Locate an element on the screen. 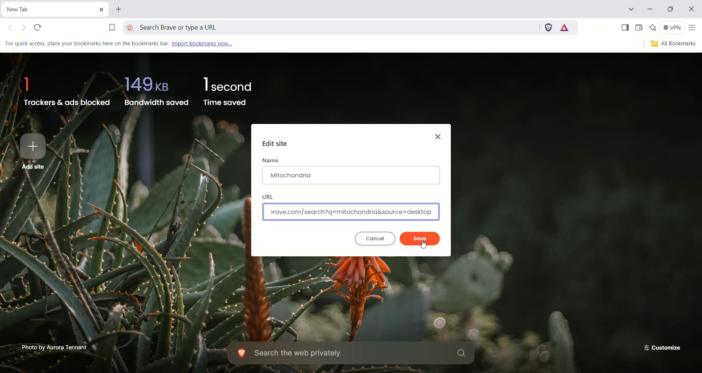 The image size is (702, 373). close current tab is located at coordinates (103, 9).